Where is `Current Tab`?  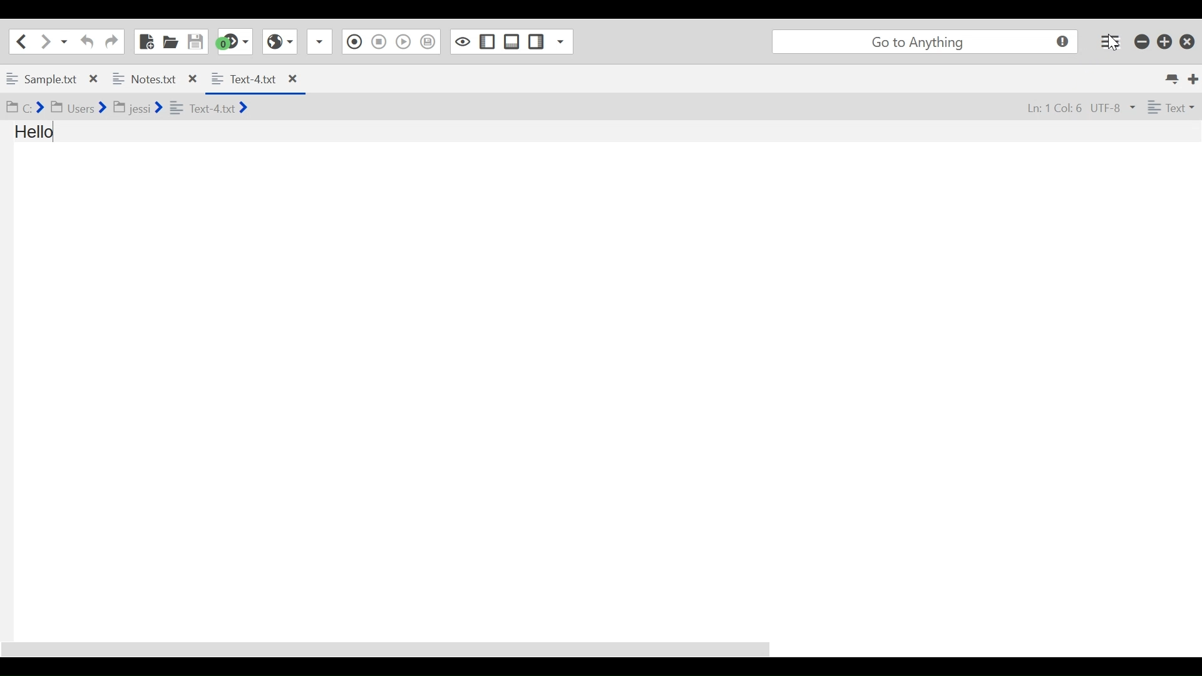 Current Tab is located at coordinates (254, 79).